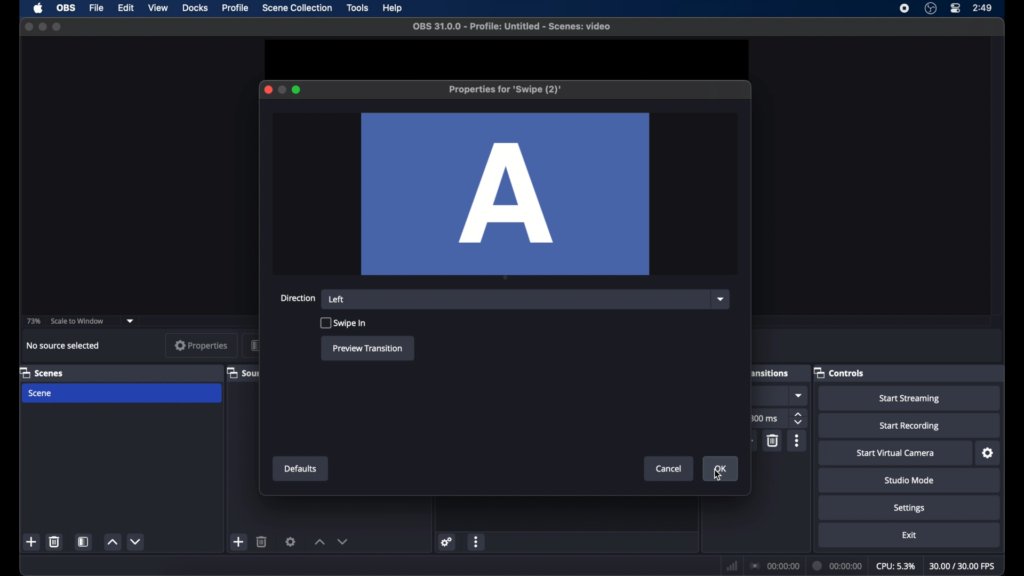 The height and width of the screenshot is (576, 1024). Describe the element at coordinates (477, 542) in the screenshot. I see `more options` at that location.